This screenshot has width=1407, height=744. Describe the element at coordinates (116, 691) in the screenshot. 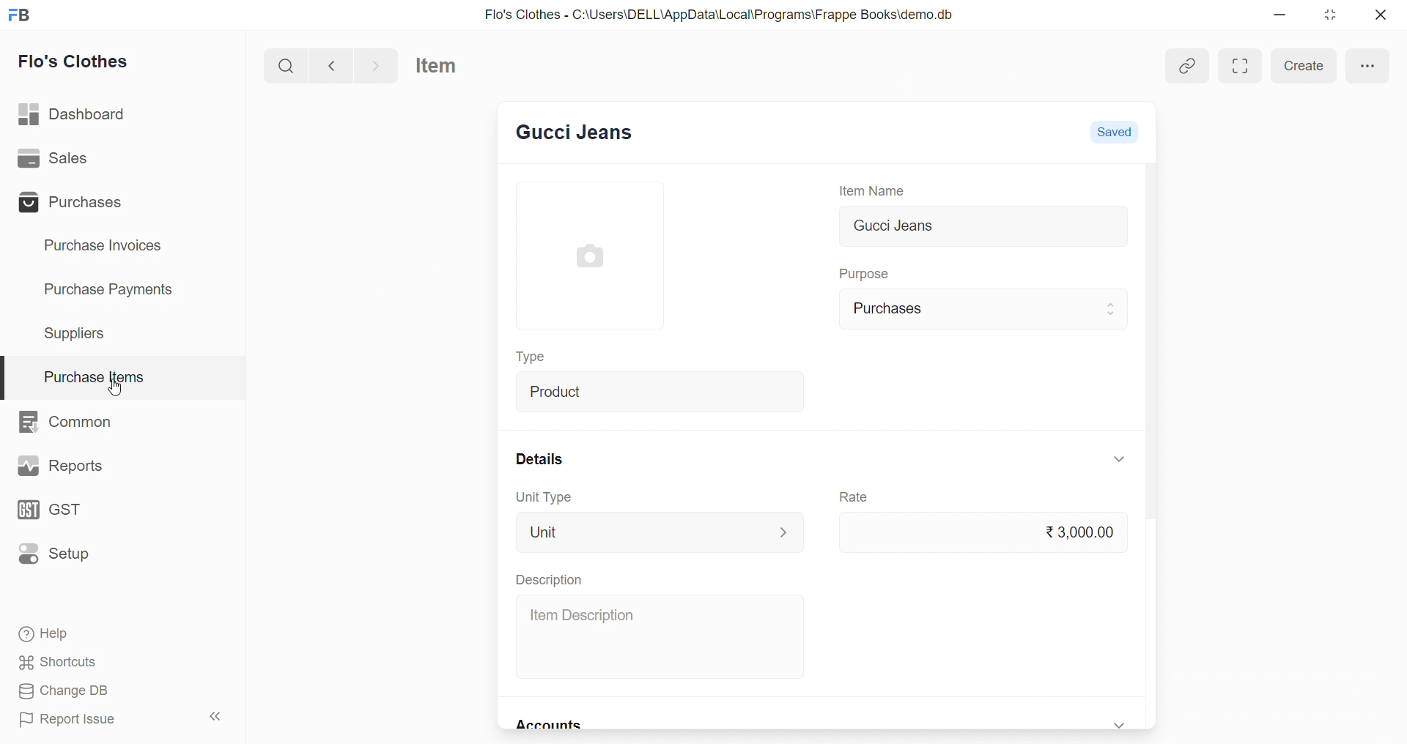

I see `Change DB` at that location.